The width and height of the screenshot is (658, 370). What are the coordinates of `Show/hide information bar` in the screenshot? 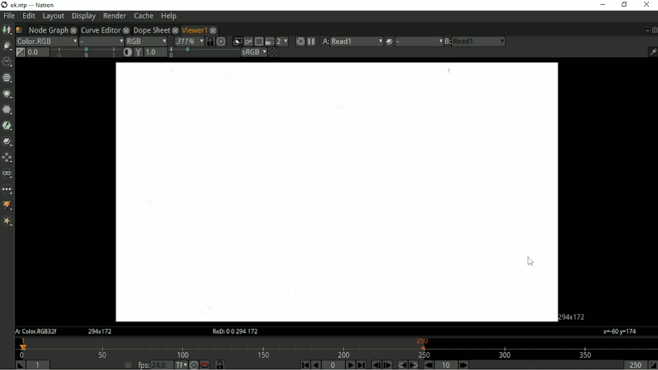 It's located at (652, 52).